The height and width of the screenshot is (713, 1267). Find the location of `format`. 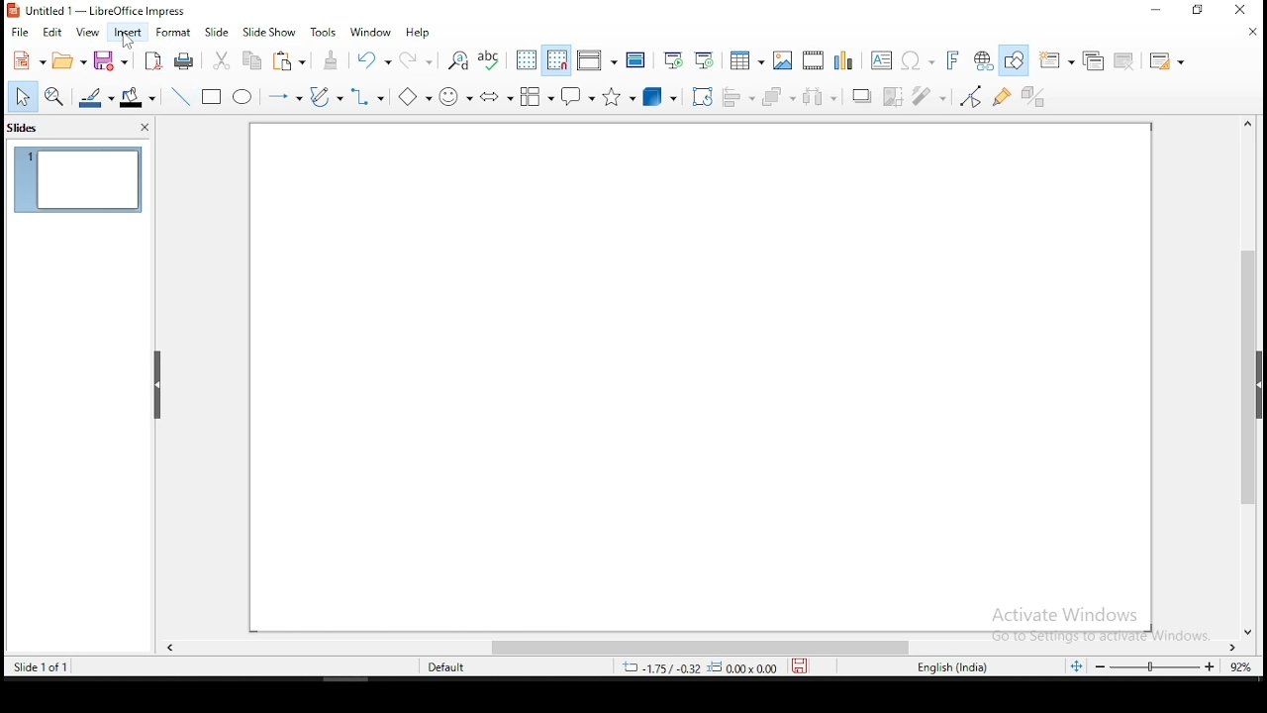

format is located at coordinates (174, 35).